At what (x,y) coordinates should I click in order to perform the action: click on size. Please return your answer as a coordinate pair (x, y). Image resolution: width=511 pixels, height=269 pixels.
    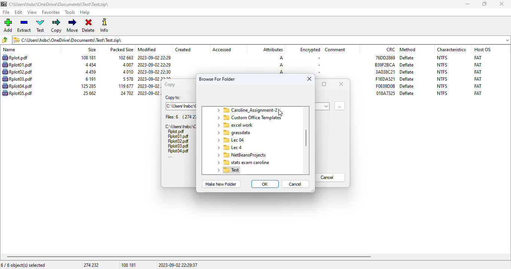
    Looking at the image, I should click on (88, 58).